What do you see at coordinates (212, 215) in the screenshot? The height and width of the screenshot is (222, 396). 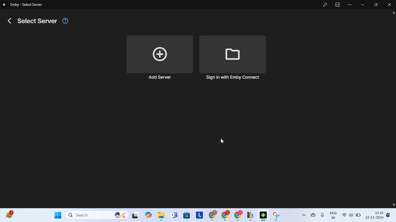 I see `chrome tabs` at bounding box center [212, 215].